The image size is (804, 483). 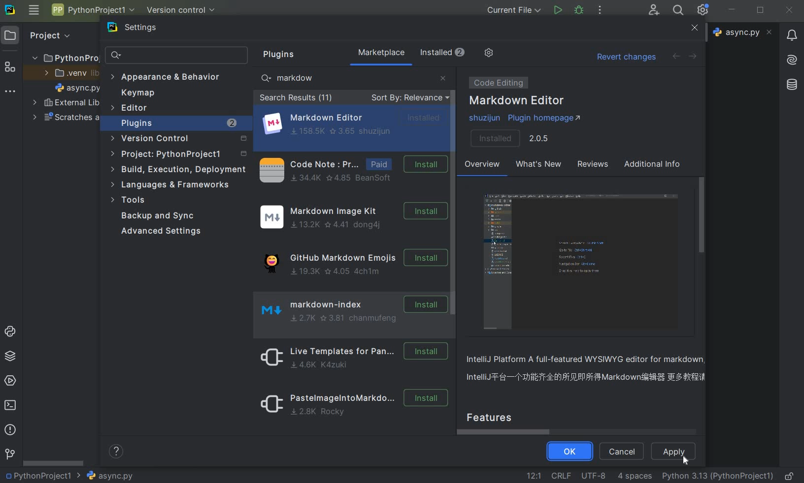 I want to click on code with me, so click(x=654, y=11).